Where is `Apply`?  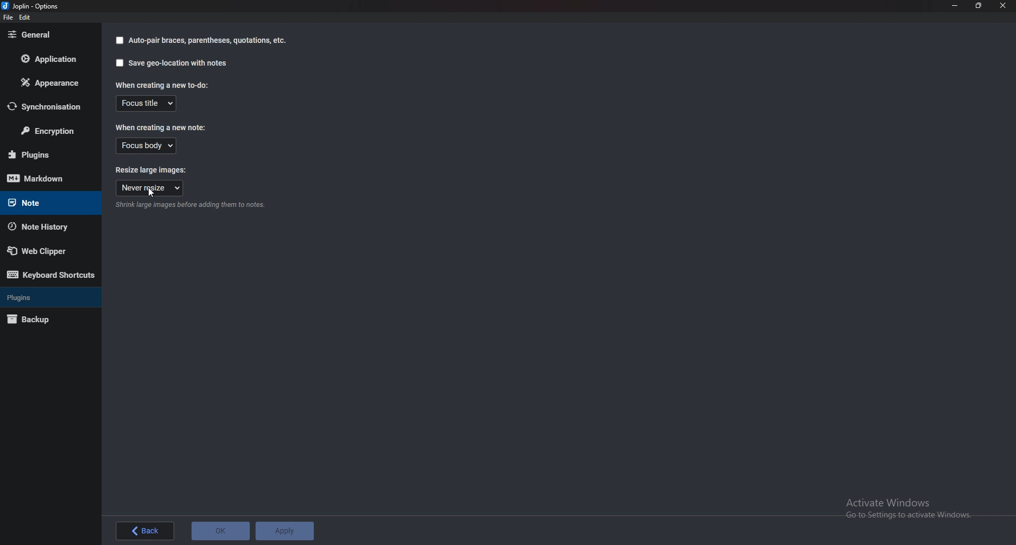 Apply is located at coordinates (284, 532).